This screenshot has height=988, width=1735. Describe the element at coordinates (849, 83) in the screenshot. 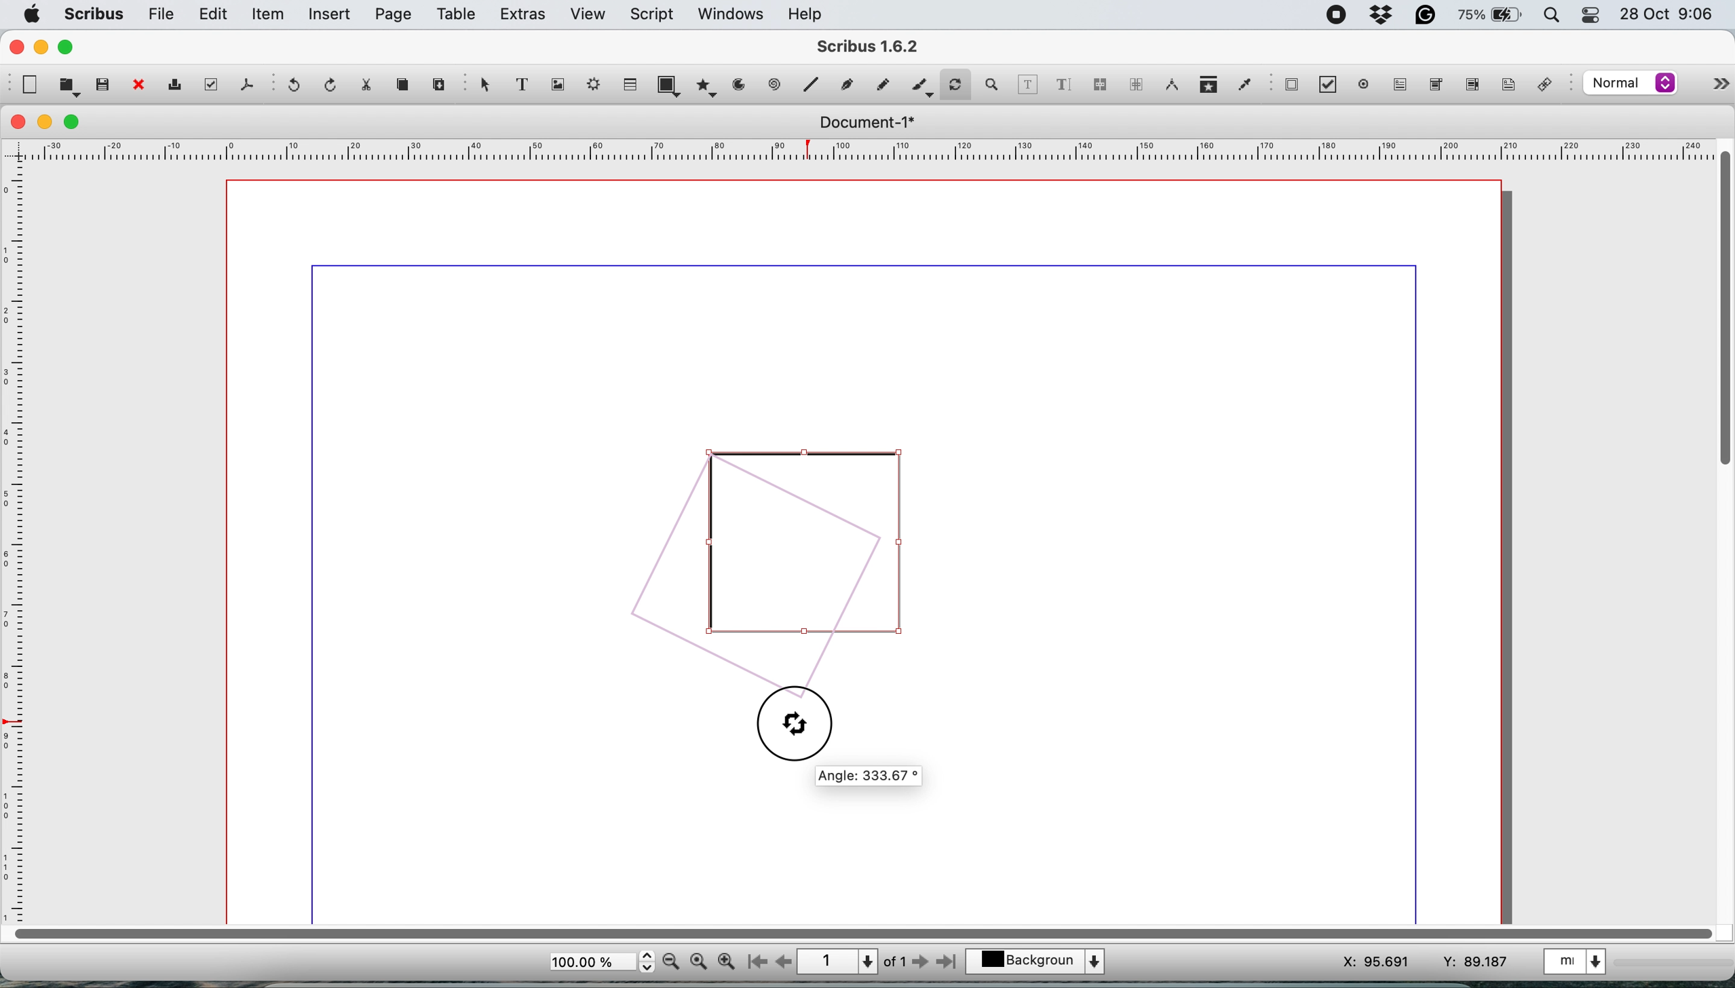

I see `bezier curve` at that location.